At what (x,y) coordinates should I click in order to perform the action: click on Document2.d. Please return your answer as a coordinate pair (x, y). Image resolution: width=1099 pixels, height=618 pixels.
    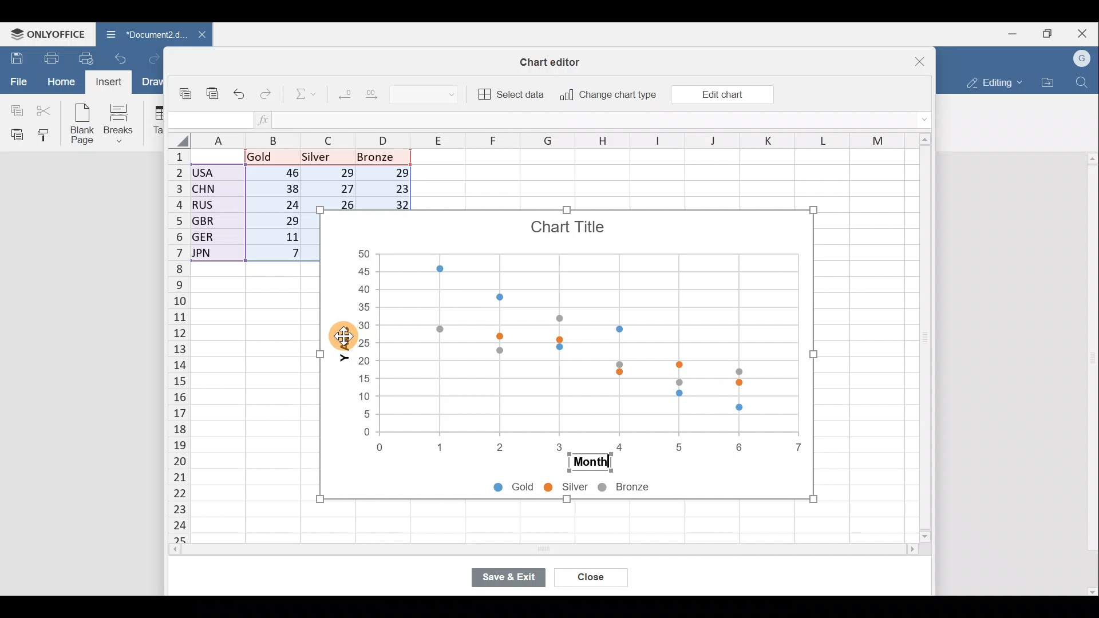
    Looking at the image, I should click on (138, 34).